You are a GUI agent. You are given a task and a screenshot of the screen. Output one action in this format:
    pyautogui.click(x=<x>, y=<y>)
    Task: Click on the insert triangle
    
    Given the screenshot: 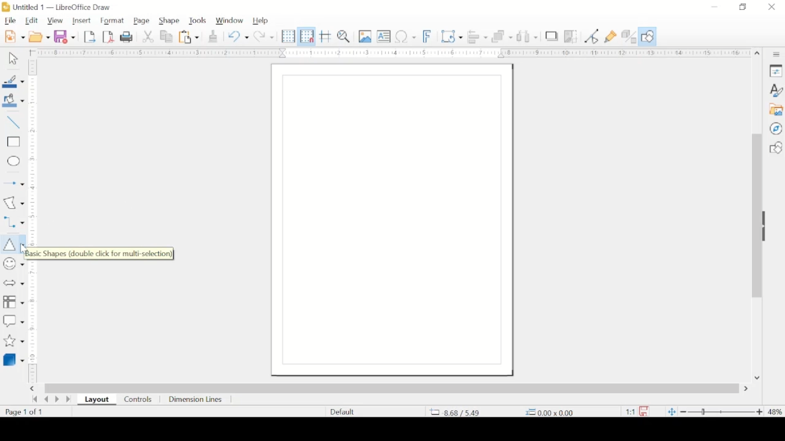 What is the action you would take?
    pyautogui.click(x=12, y=243)
    